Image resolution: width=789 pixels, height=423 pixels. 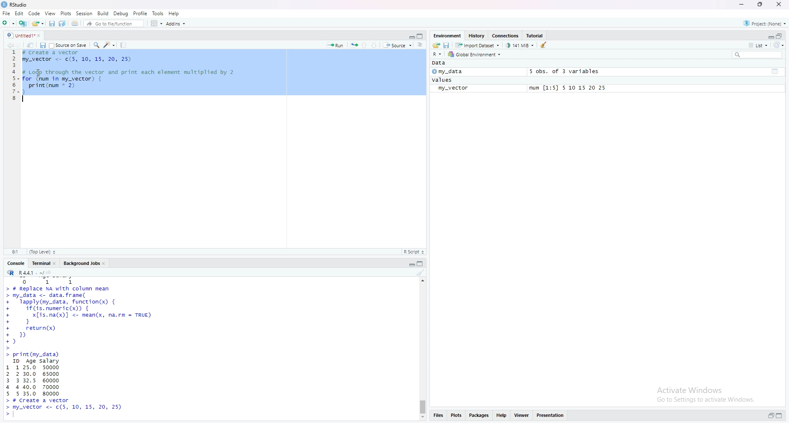 I want to click on save workspace, so click(x=447, y=45).